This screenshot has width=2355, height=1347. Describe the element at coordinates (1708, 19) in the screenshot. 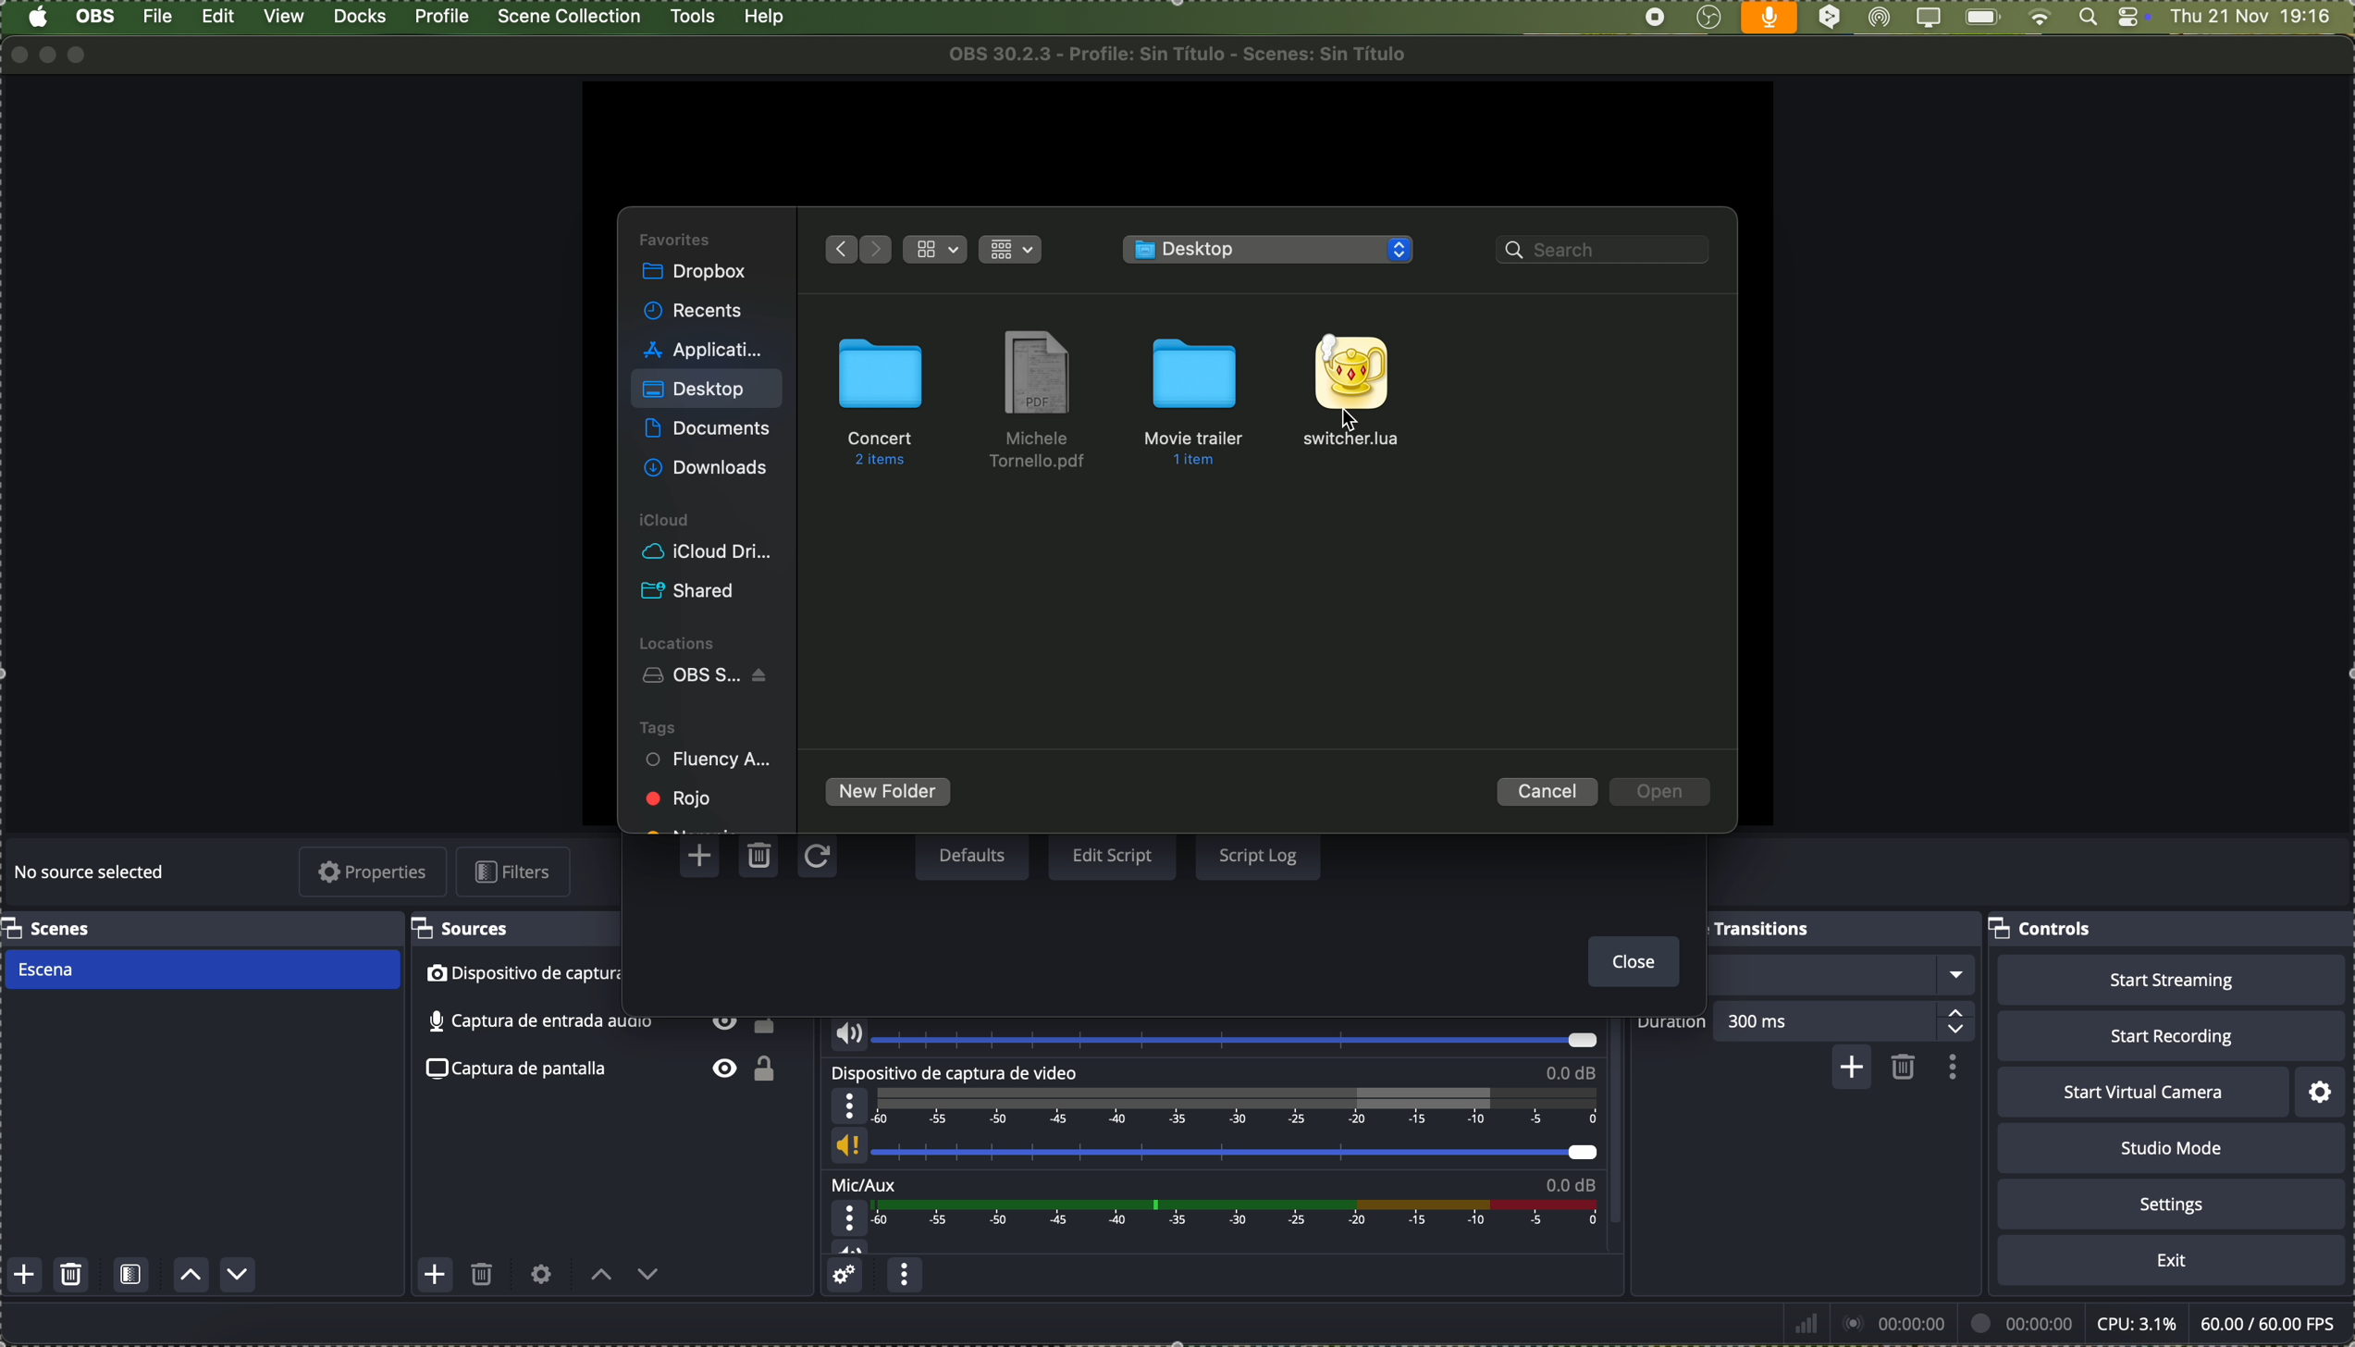

I see `OBS Studio` at that location.